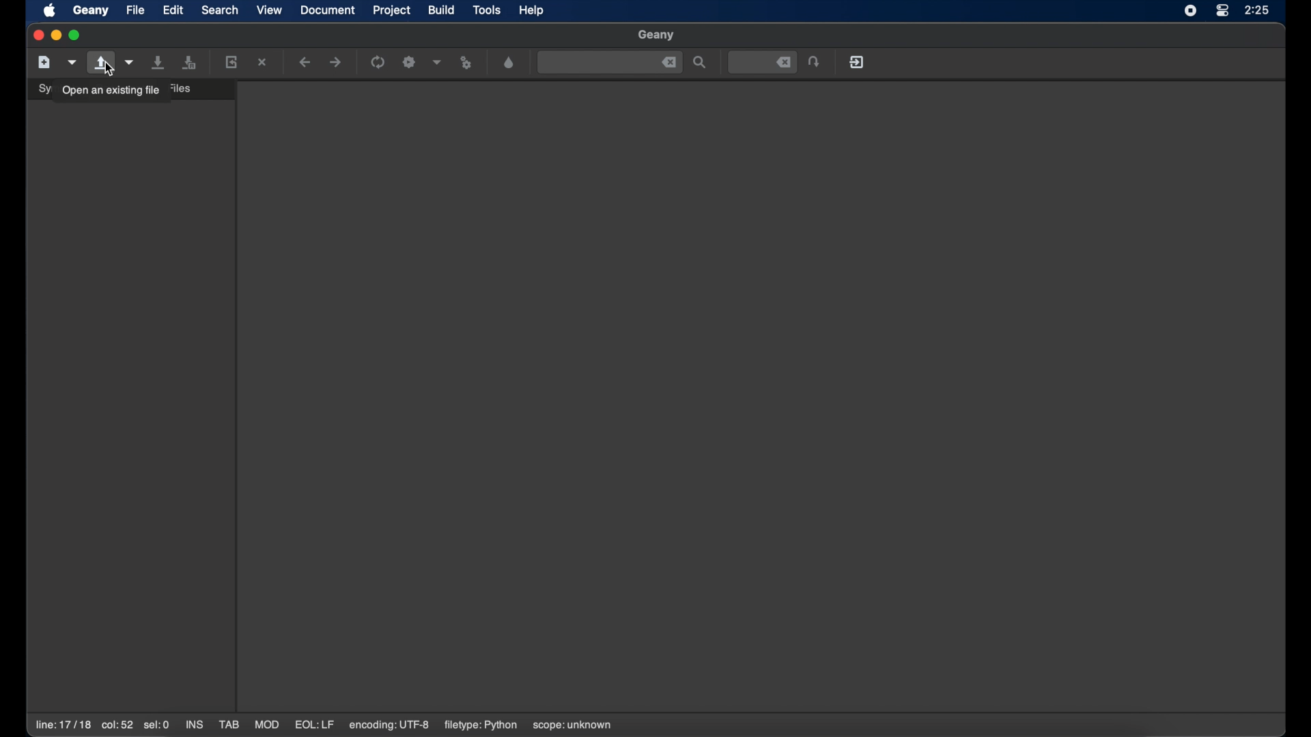 The width and height of the screenshot is (1311, 737). What do you see at coordinates (270, 10) in the screenshot?
I see `view` at bounding box center [270, 10].